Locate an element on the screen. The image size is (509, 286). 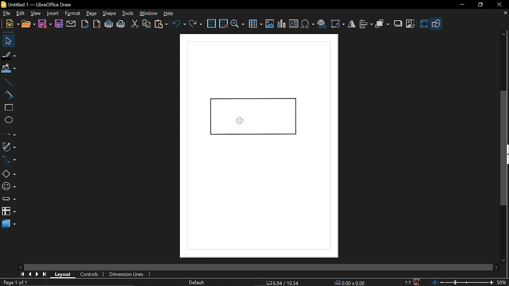
Scaling factor (1:1) is located at coordinates (408, 282).